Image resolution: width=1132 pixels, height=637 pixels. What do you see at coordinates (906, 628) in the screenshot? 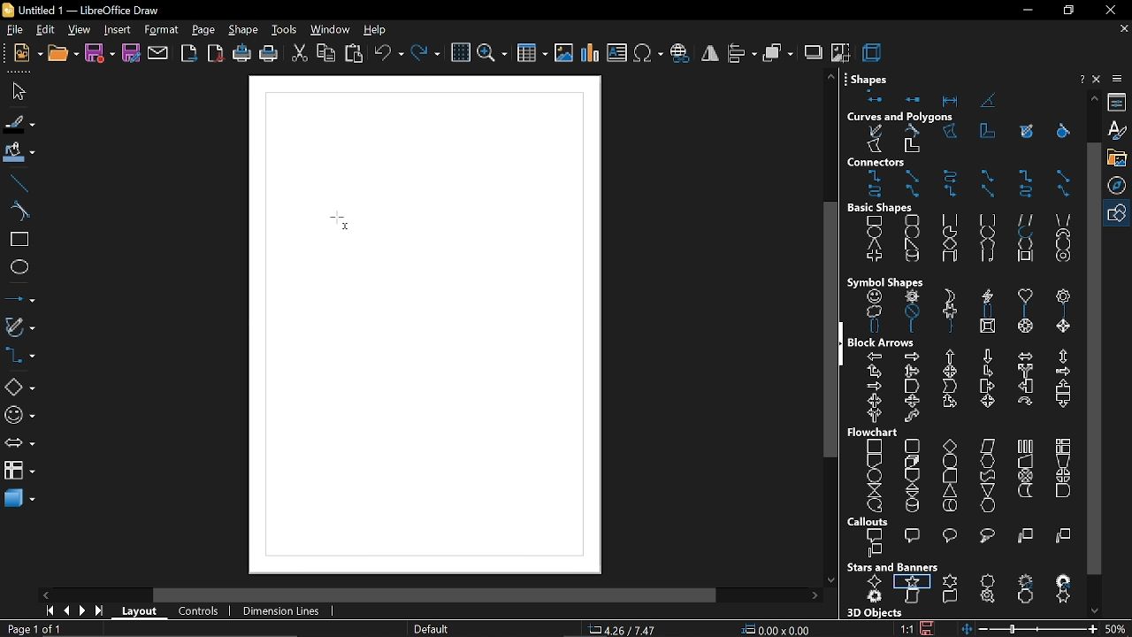
I see `scaling factor` at bounding box center [906, 628].